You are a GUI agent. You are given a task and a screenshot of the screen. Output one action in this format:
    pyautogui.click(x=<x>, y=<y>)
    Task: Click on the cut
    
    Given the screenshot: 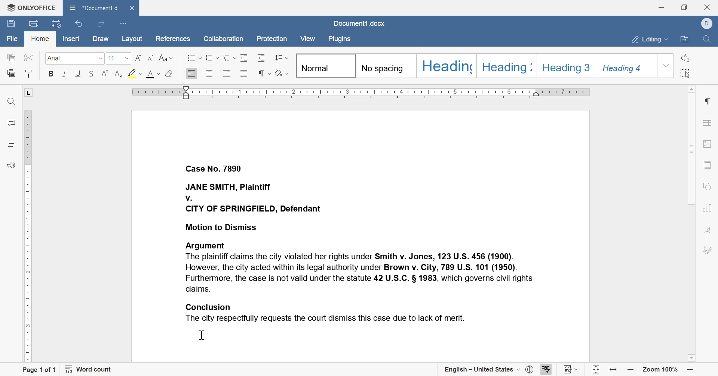 What is the action you would take?
    pyautogui.click(x=28, y=57)
    